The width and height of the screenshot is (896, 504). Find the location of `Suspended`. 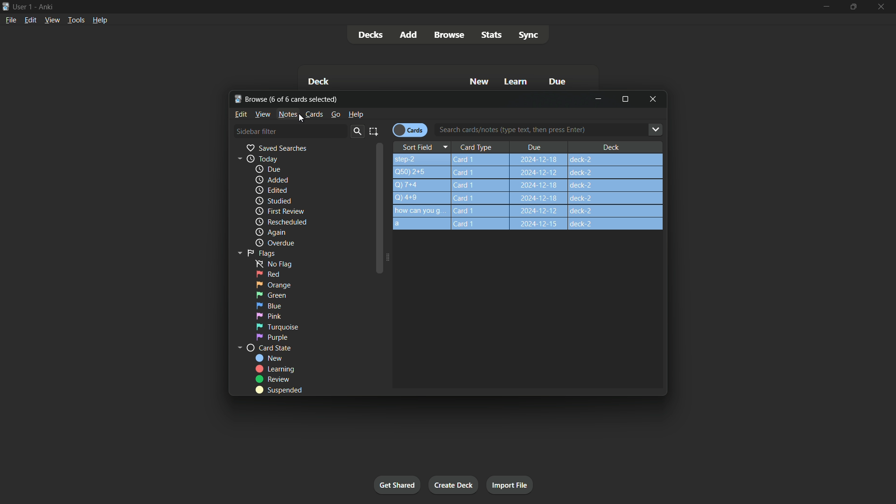

Suspended is located at coordinates (279, 391).